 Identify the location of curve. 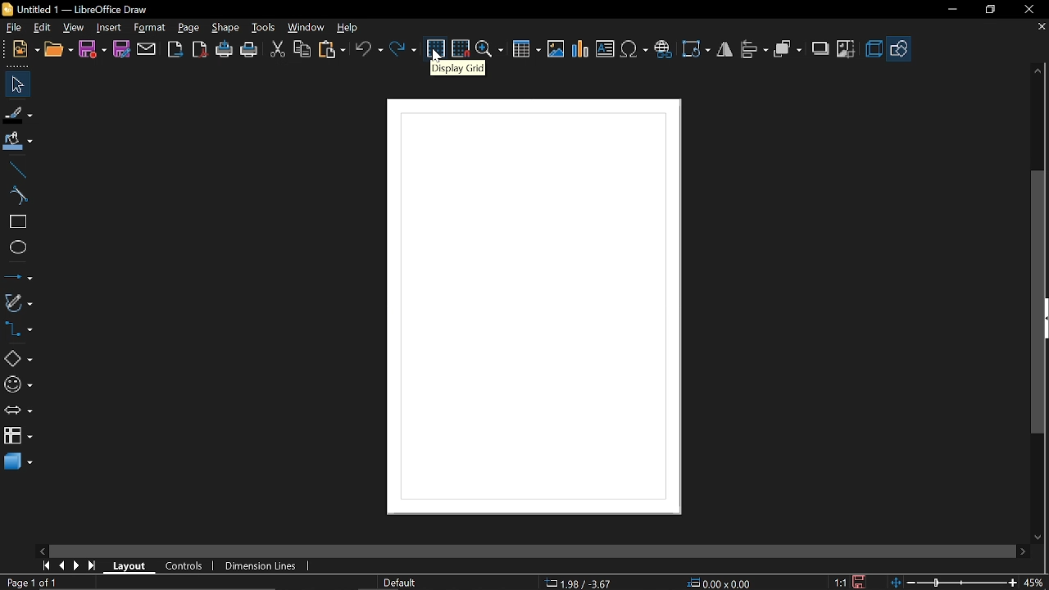
(17, 196).